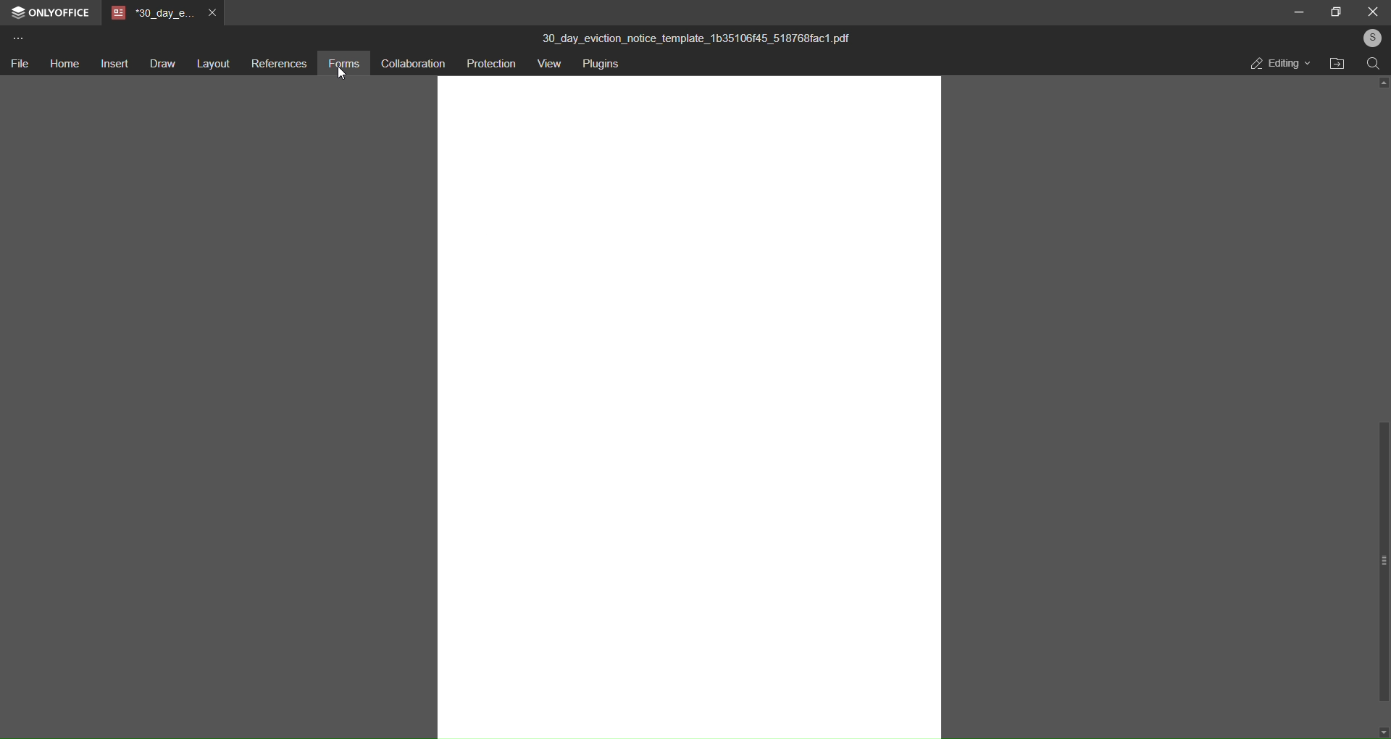 Image resolution: width=1391 pixels, height=739 pixels. What do you see at coordinates (1336, 12) in the screenshot?
I see `maximize` at bounding box center [1336, 12].